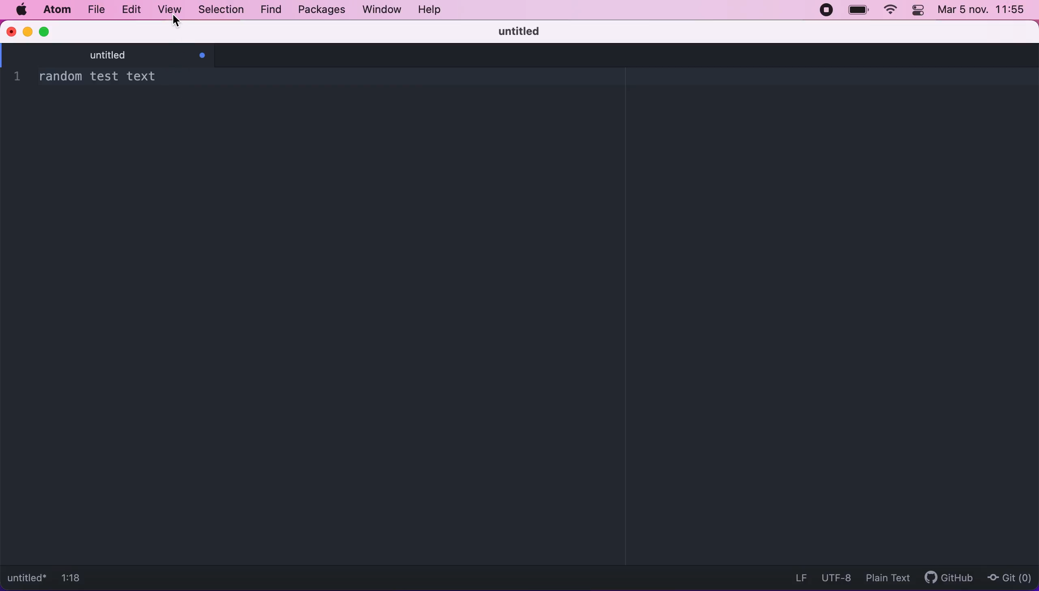 This screenshot has height=591, width=1039. I want to click on recording stopped, so click(824, 11).